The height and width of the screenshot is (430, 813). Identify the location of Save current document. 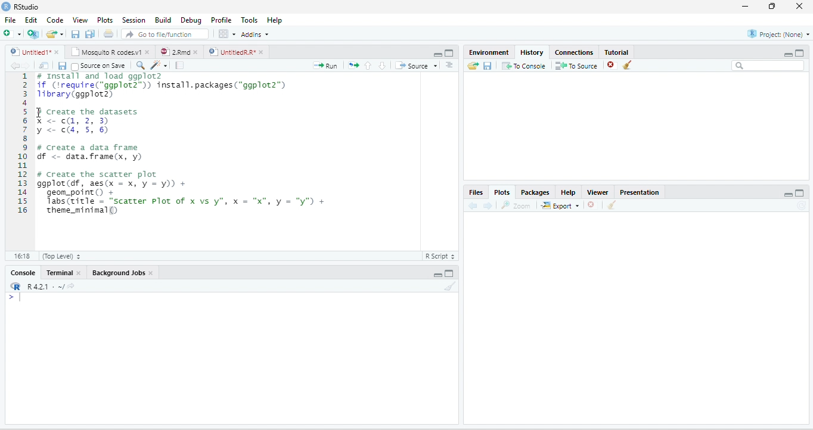
(76, 33).